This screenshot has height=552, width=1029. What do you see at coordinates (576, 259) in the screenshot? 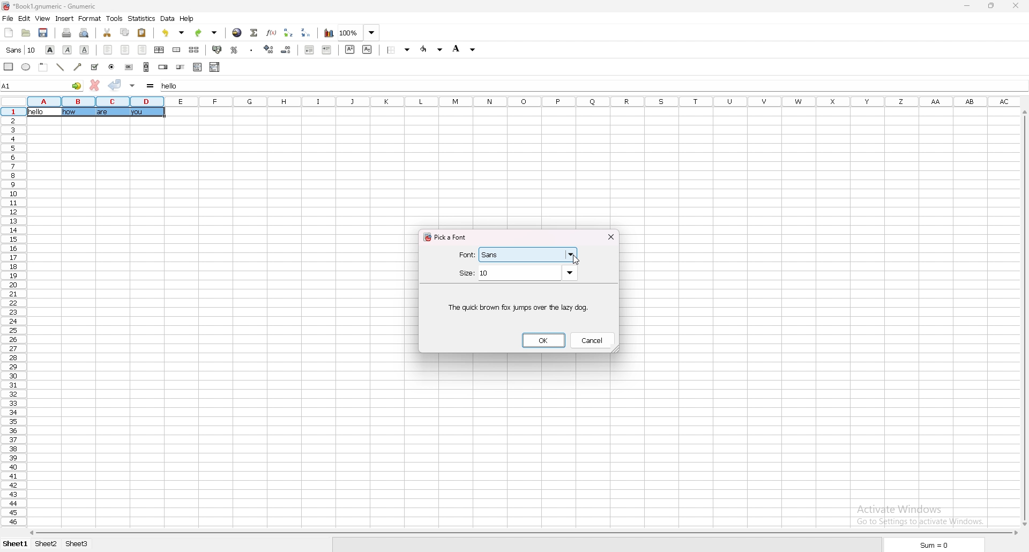
I see `cursor` at bounding box center [576, 259].